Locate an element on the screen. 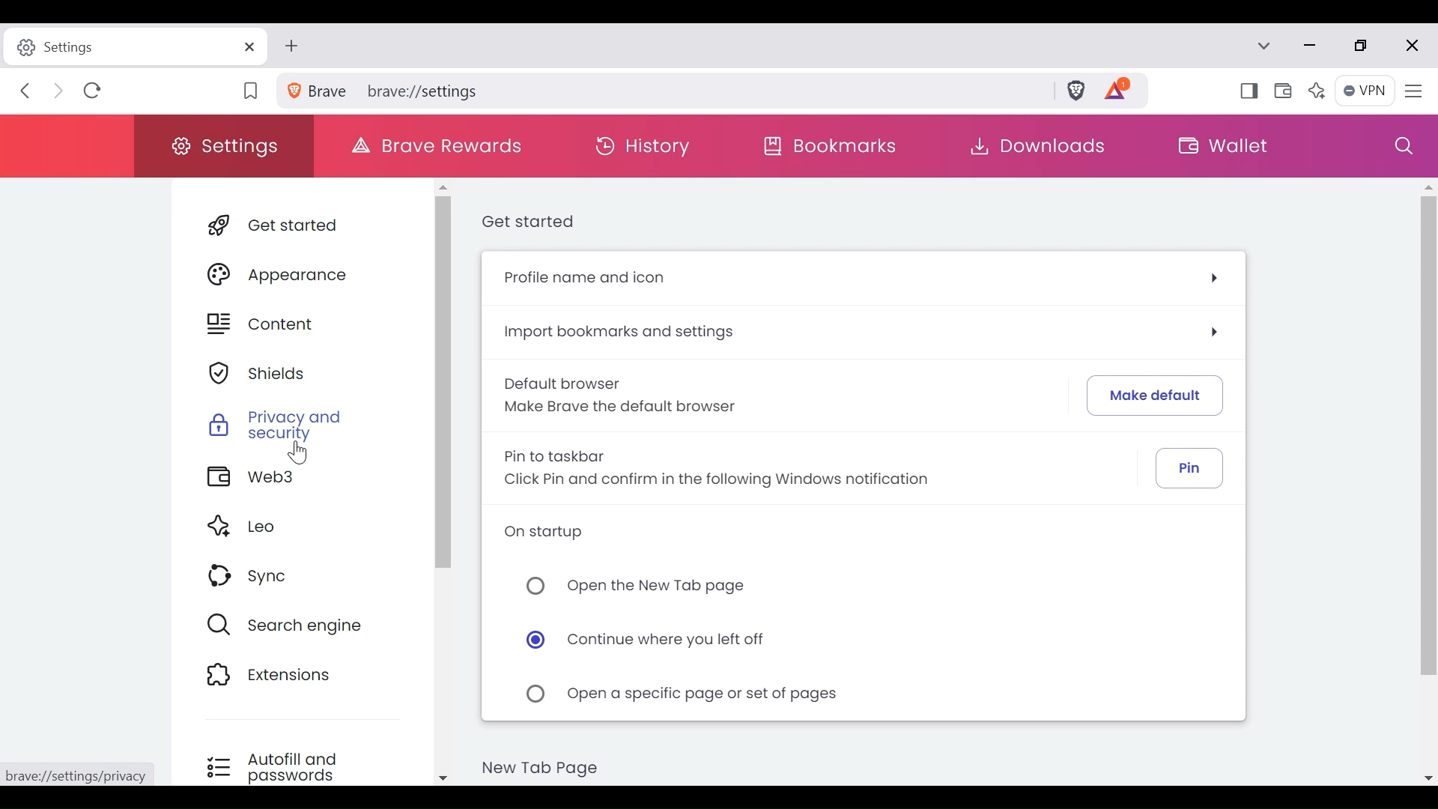 The width and height of the screenshot is (1438, 809). New Tab Page is located at coordinates (541, 767).